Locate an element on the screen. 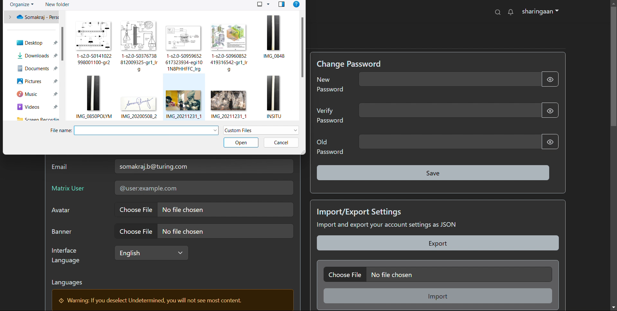 The width and height of the screenshot is (617, 311). Email is located at coordinates (62, 168).